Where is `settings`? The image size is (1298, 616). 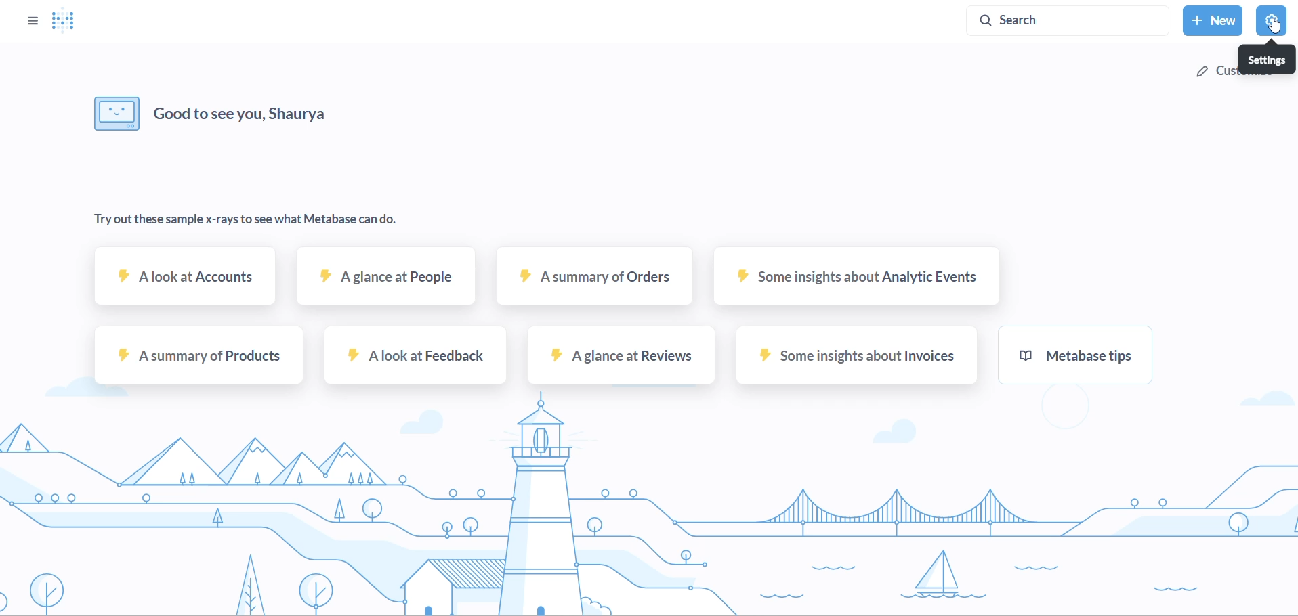 settings is located at coordinates (1268, 60).